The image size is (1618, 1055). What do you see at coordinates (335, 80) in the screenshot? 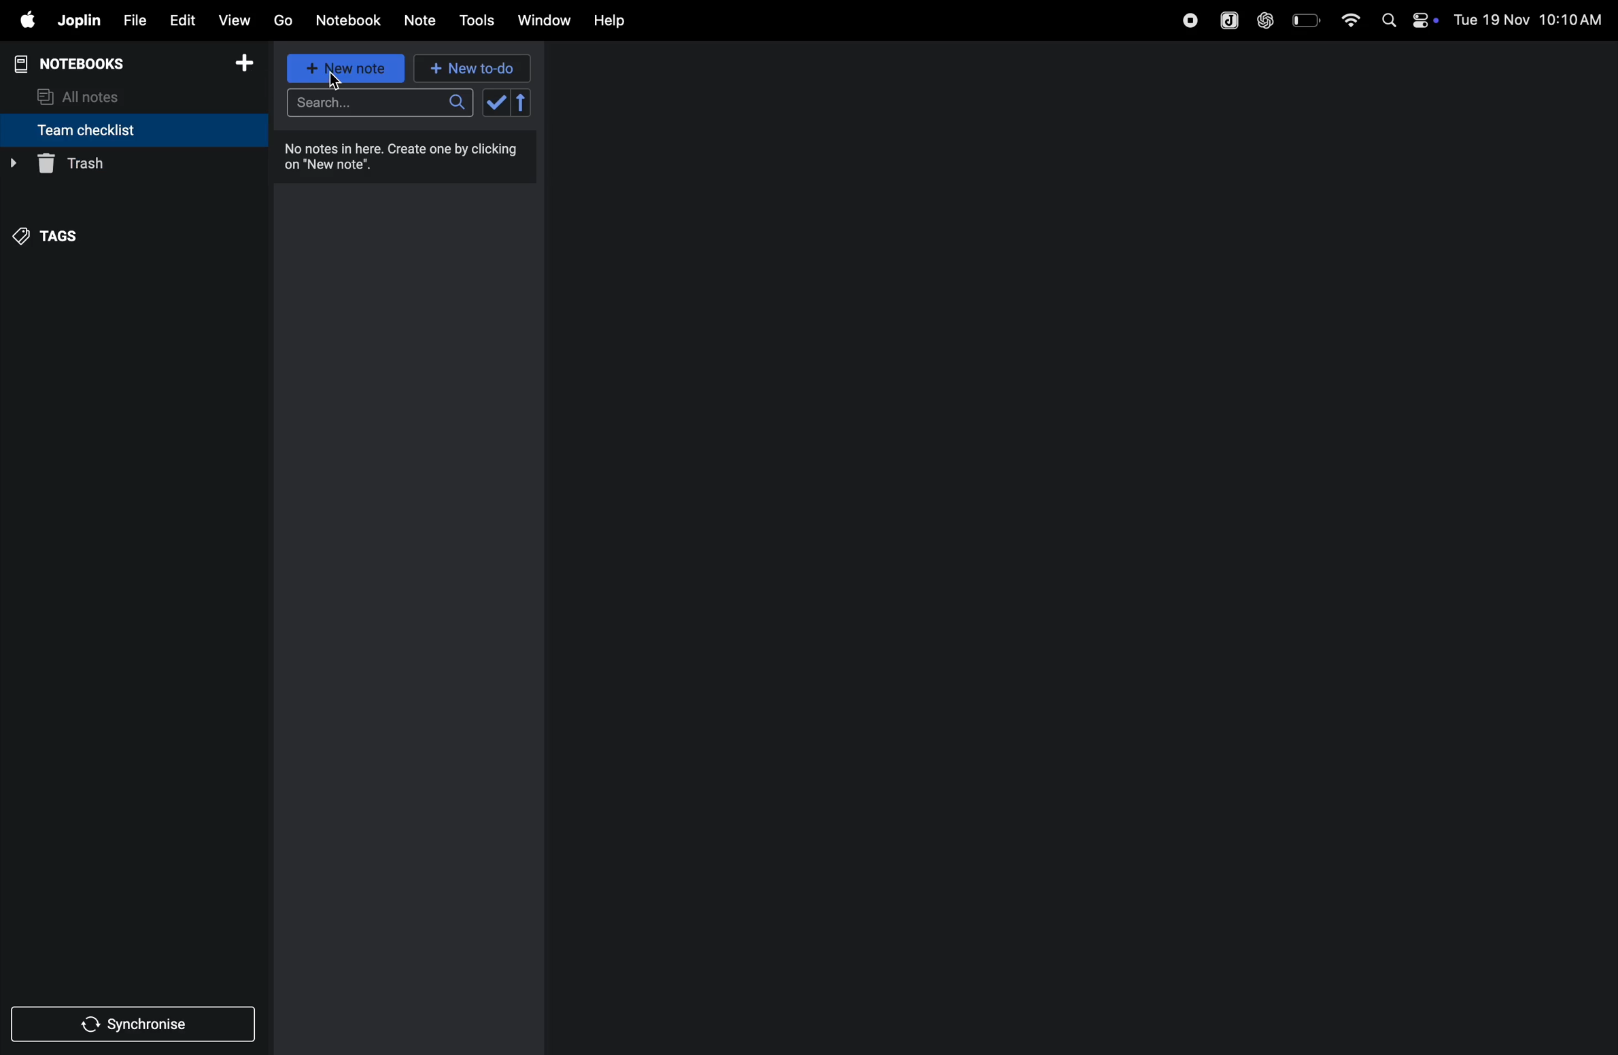
I see `Pointer` at bounding box center [335, 80].